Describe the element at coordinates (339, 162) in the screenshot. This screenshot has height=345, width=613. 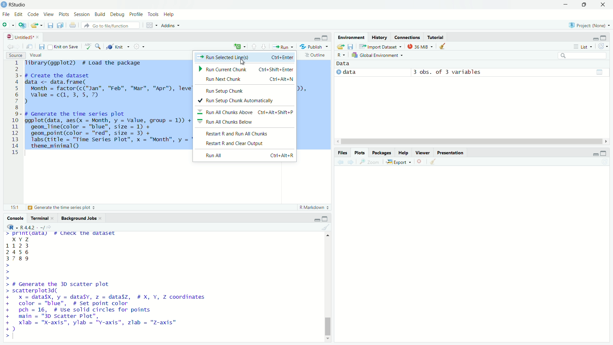
I see `previous plot` at that location.